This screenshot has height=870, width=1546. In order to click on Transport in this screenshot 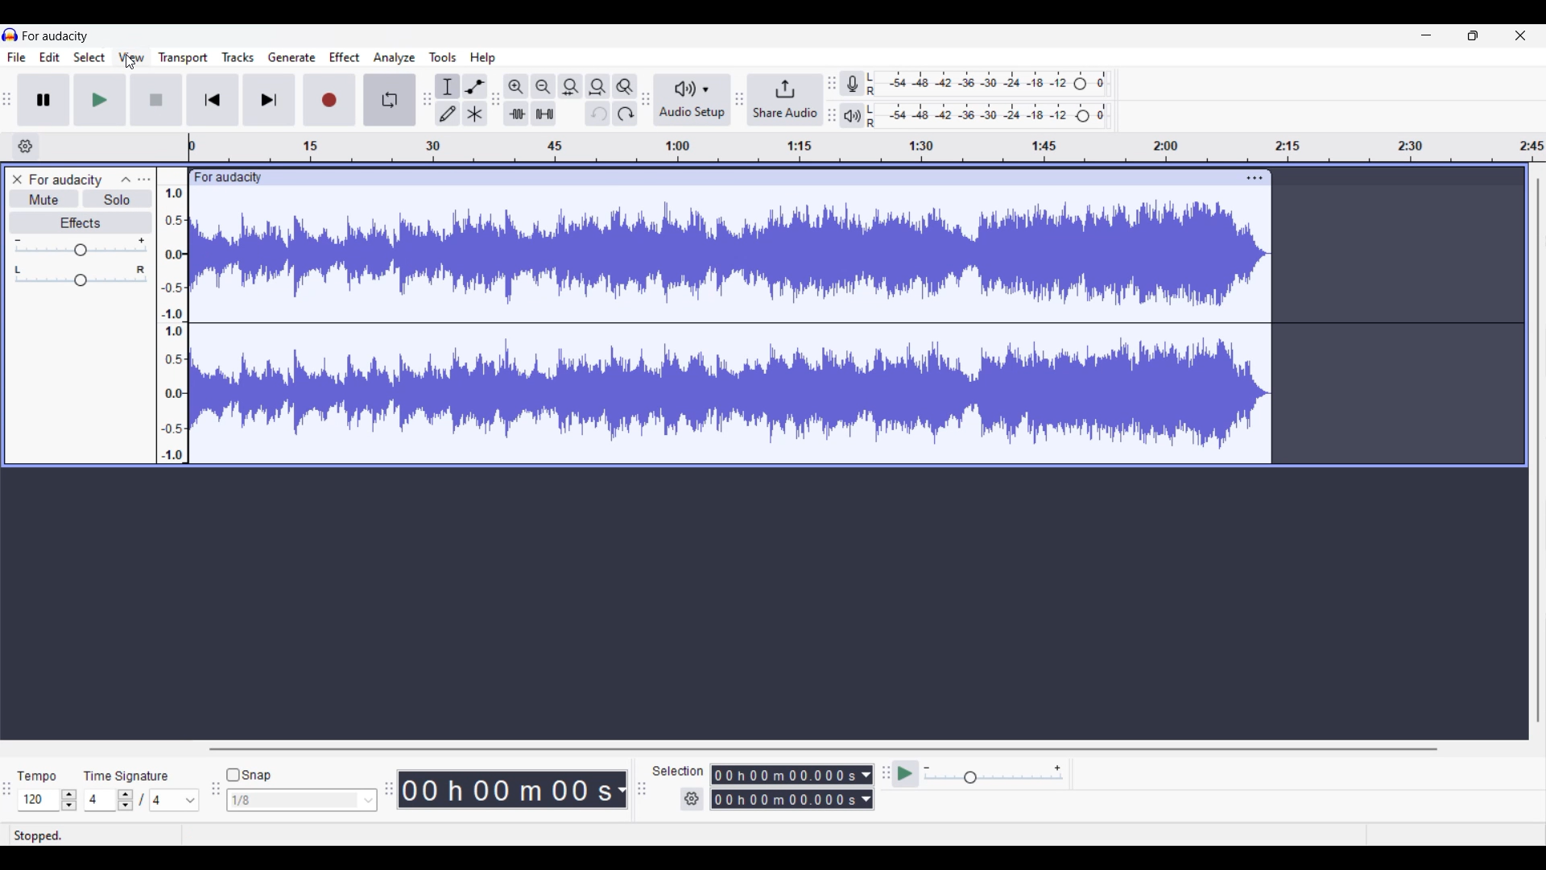, I will do `click(184, 58)`.